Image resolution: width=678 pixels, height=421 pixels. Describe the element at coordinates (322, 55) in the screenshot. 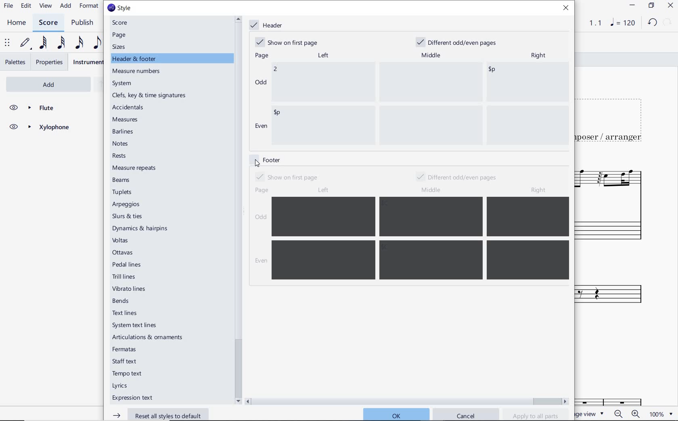

I see `left` at that location.